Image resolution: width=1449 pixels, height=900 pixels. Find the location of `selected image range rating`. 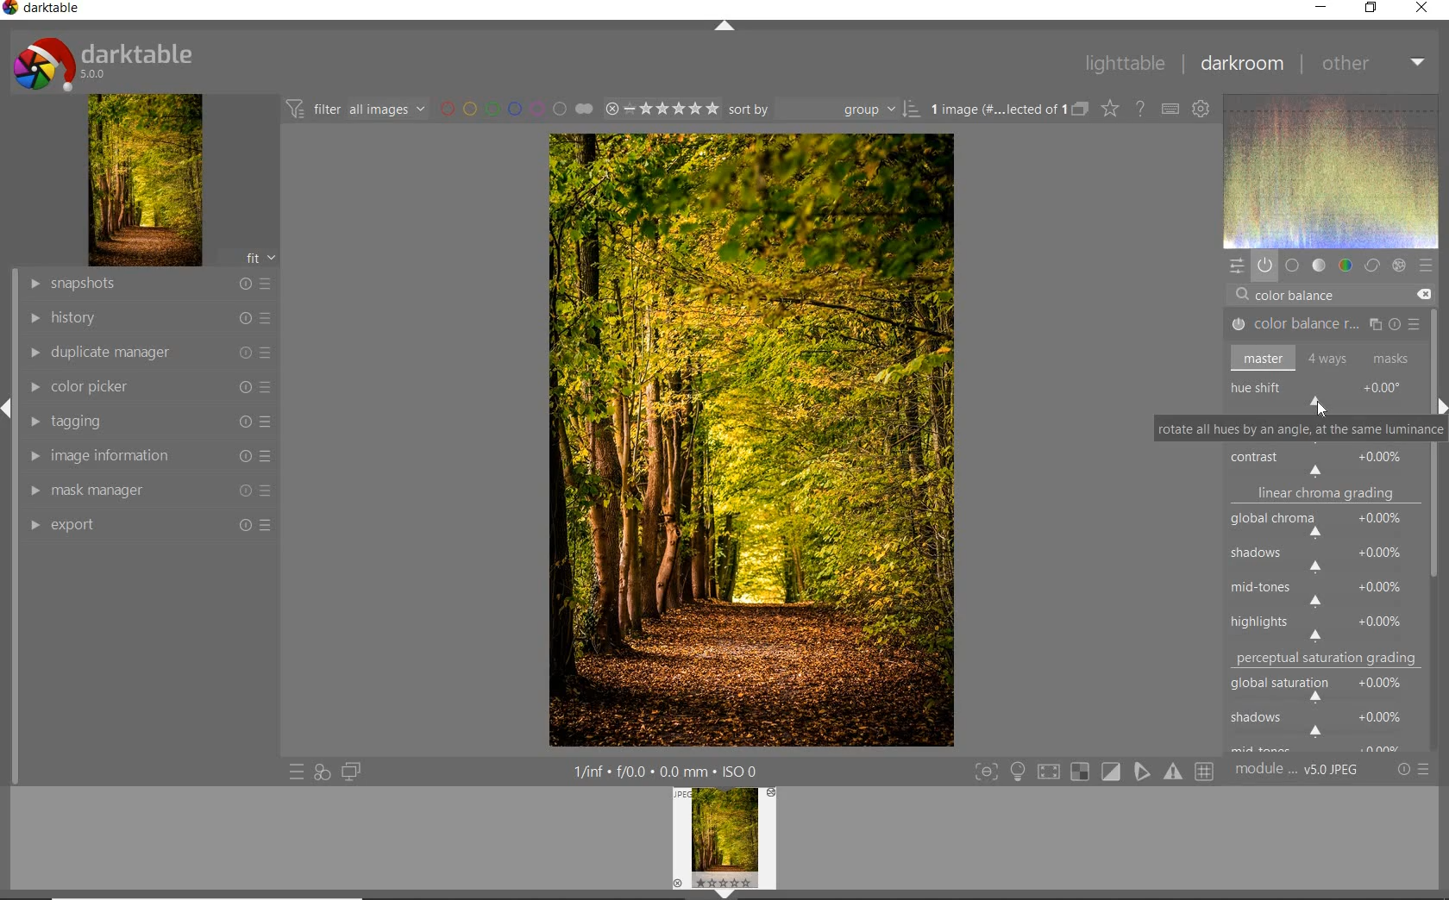

selected image range rating is located at coordinates (662, 109).